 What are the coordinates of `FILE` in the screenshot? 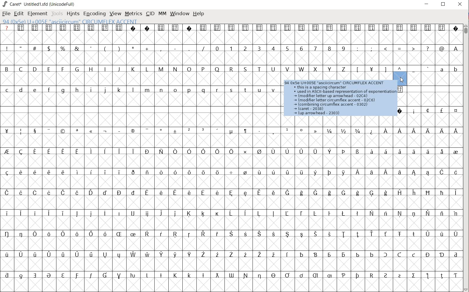 It's located at (6, 14).